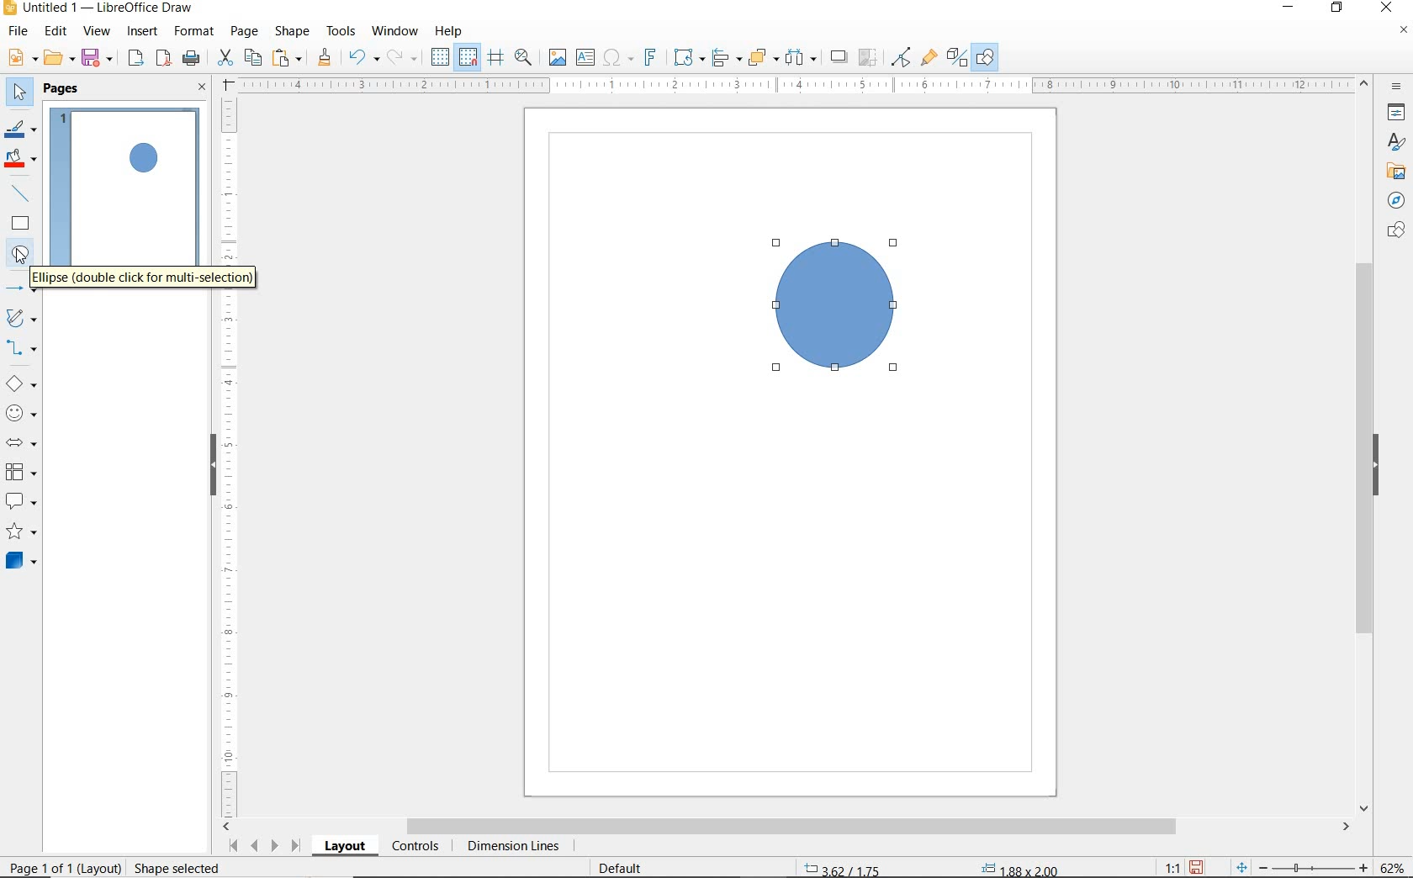 Image resolution: width=1413 pixels, height=878 pixels. What do you see at coordinates (1380, 465) in the screenshot?
I see `HIDE` at bounding box center [1380, 465].